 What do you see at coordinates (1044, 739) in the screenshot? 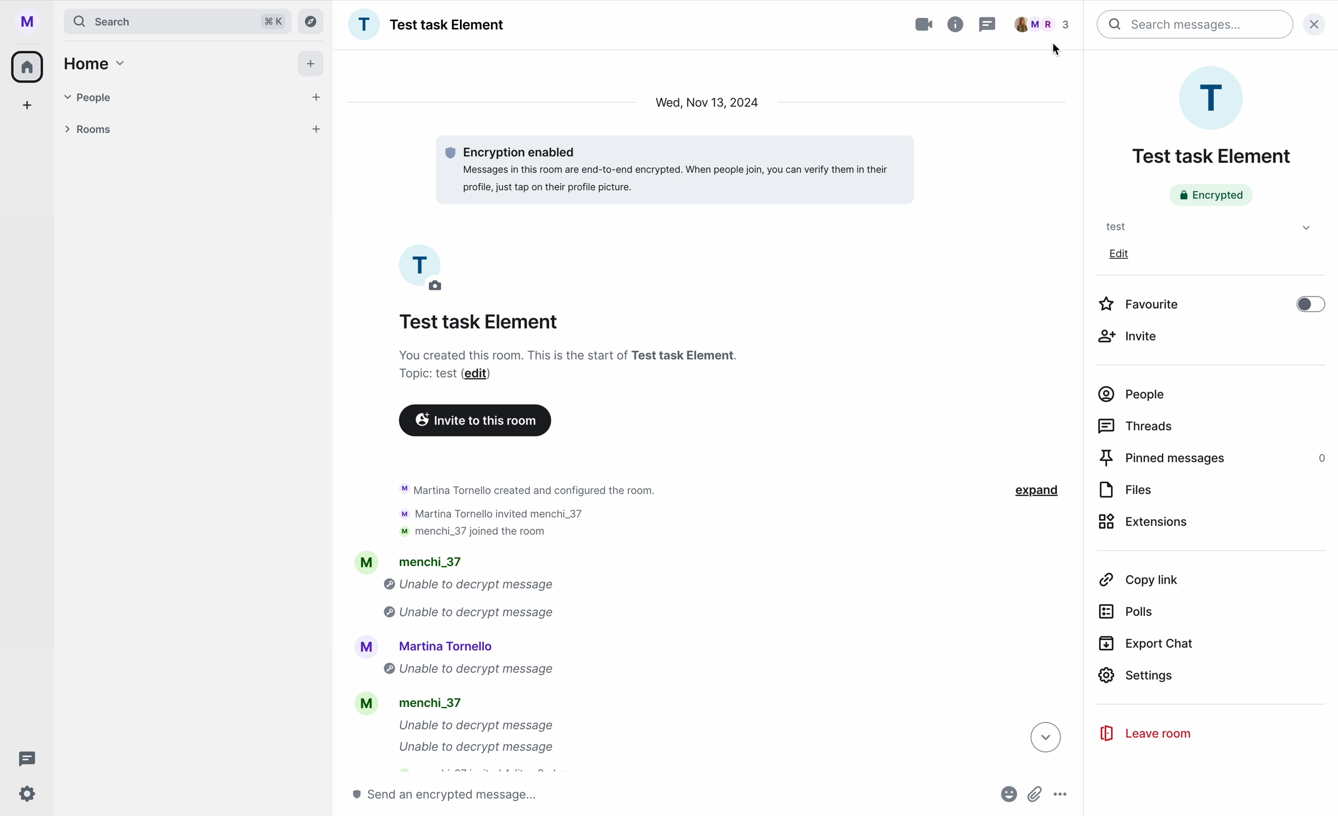
I see `down arrow` at bounding box center [1044, 739].